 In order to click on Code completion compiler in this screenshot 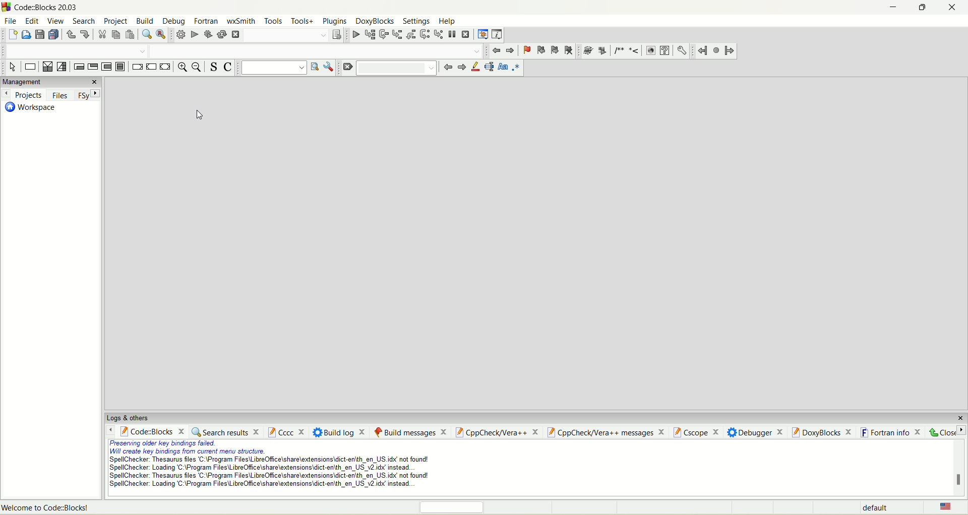, I will do `click(74, 50)`.